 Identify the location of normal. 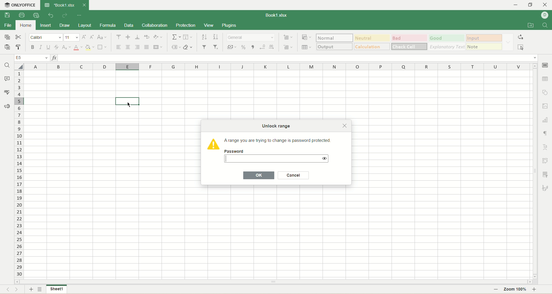
(334, 38).